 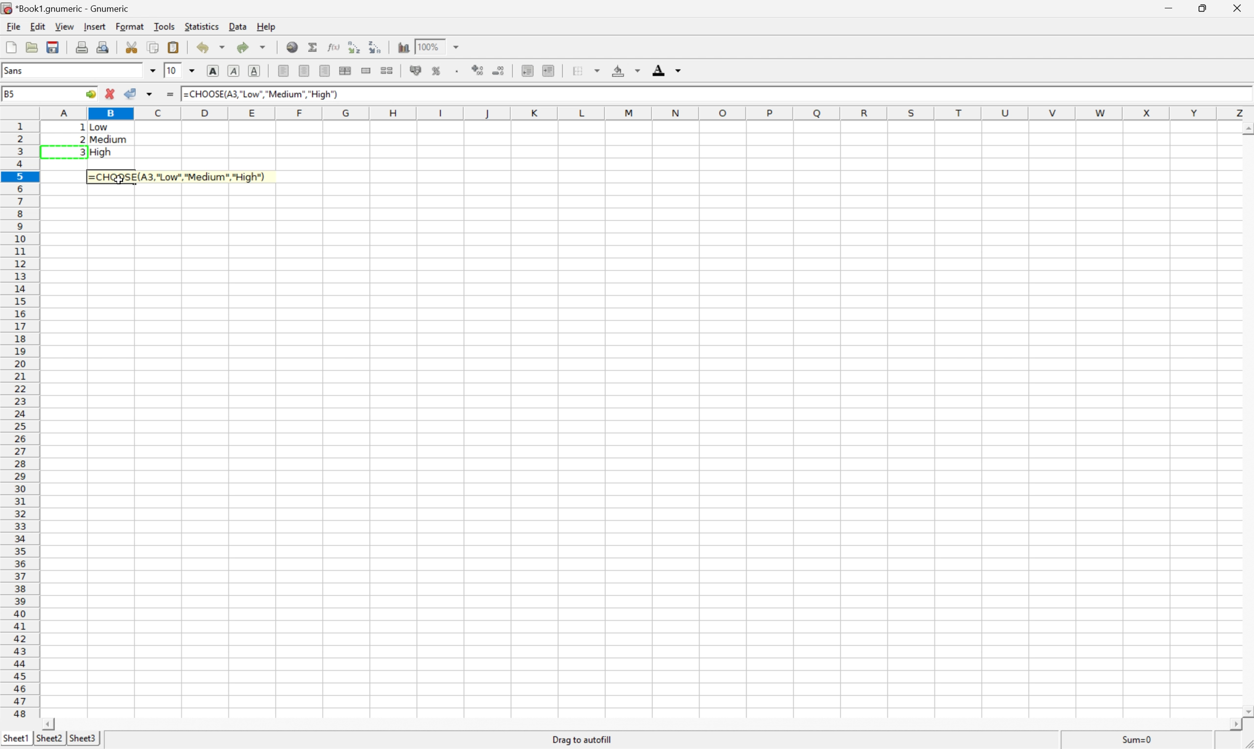 I want to click on Cancel changes, so click(x=110, y=93).